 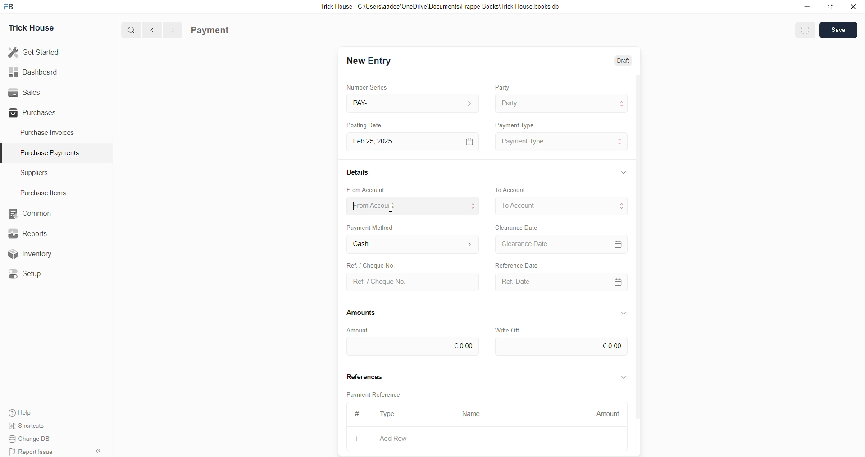 What do you see at coordinates (358, 437) in the screenshot?
I see `+` at bounding box center [358, 437].